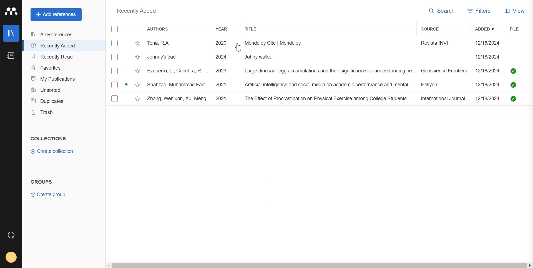 The height and width of the screenshot is (268, 533). Describe the element at coordinates (239, 47) in the screenshot. I see `cursor` at that location.